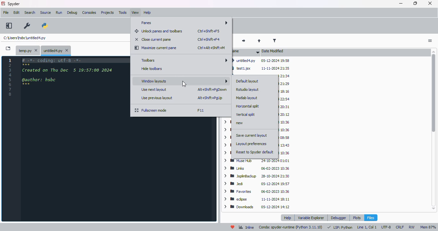 Image resolution: width=438 pixels, height=231 pixels. Describe the element at coordinates (151, 110) in the screenshot. I see `fullscreen mode` at that location.